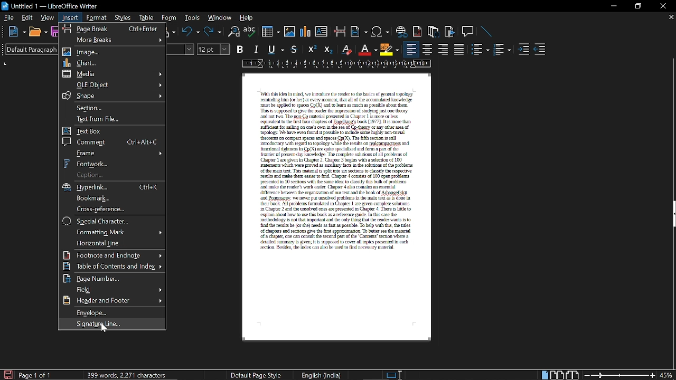 Image resolution: width=676 pixels, height=380 pixels. What do you see at coordinates (329, 49) in the screenshot?
I see `subscript` at bounding box center [329, 49].